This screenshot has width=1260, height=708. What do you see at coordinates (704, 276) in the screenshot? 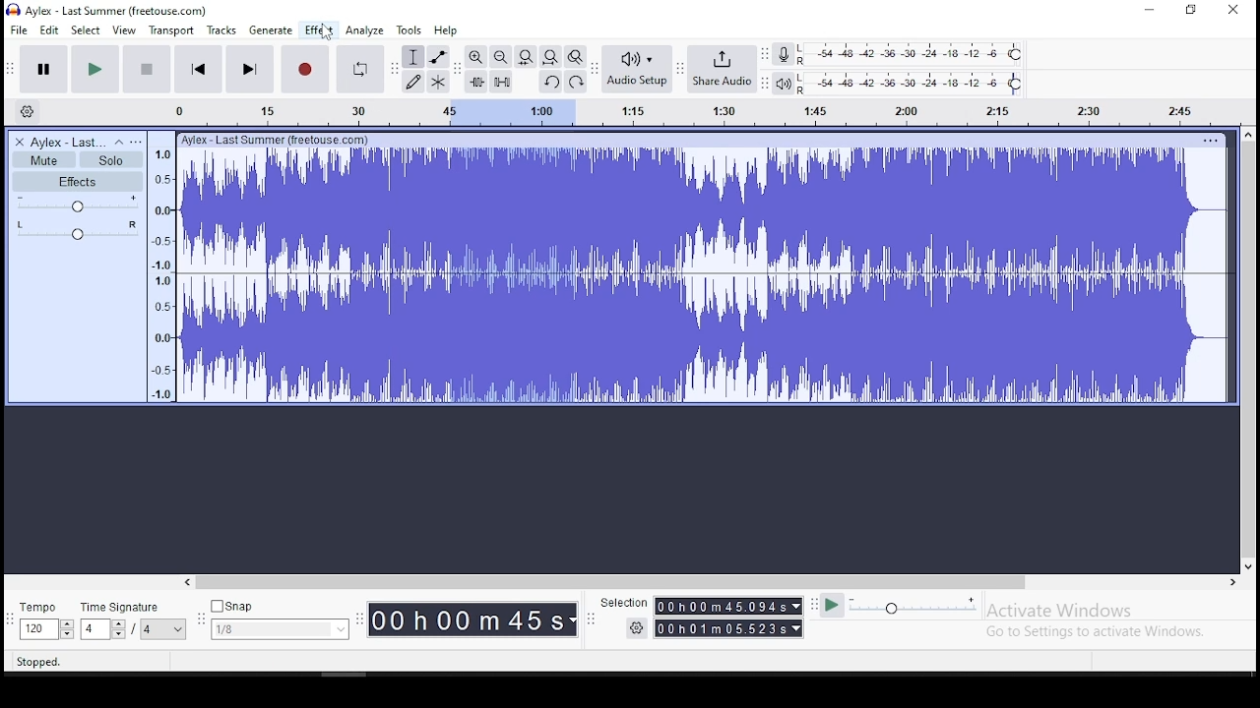
I see `audio track` at bounding box center [704, 276].